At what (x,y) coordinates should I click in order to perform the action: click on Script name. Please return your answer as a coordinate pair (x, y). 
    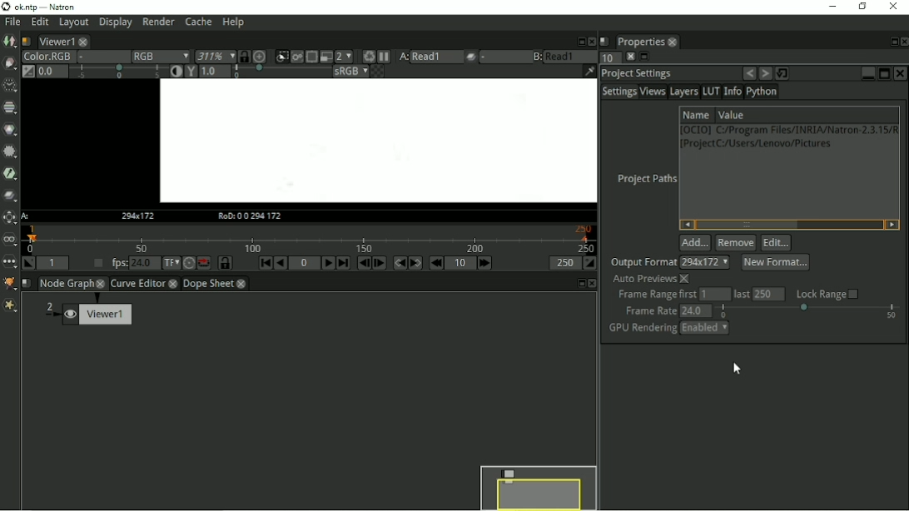
    Looking at the image, I should click on (605, 42).